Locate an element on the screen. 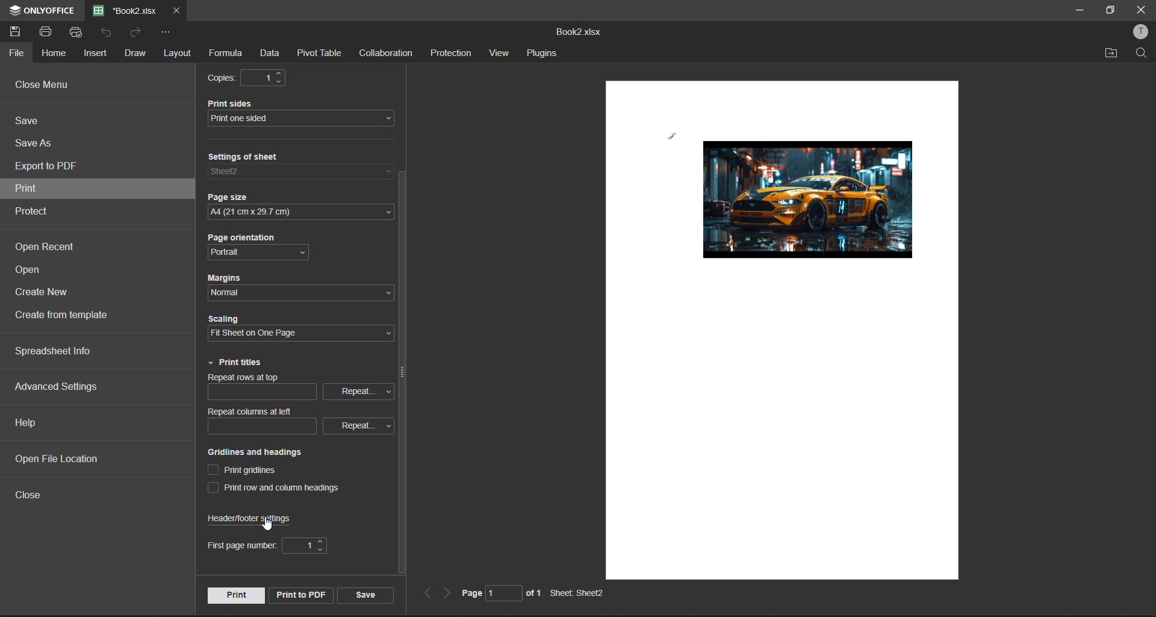 Image resolution: width=1156 pixels, height=617 pixels. copies is located at coordinates (252, 78).